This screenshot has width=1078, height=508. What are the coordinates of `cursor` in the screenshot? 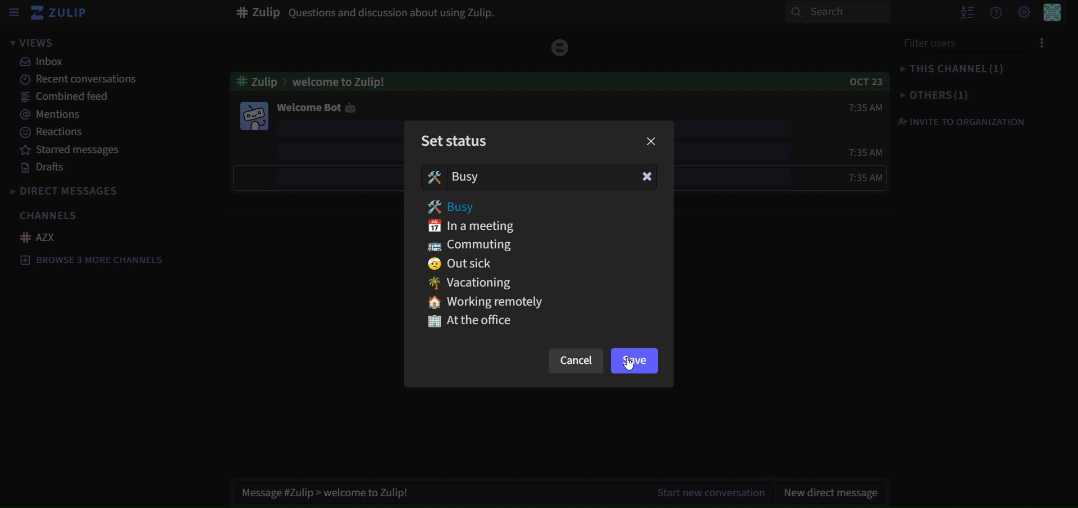 It's located at (625, 366).